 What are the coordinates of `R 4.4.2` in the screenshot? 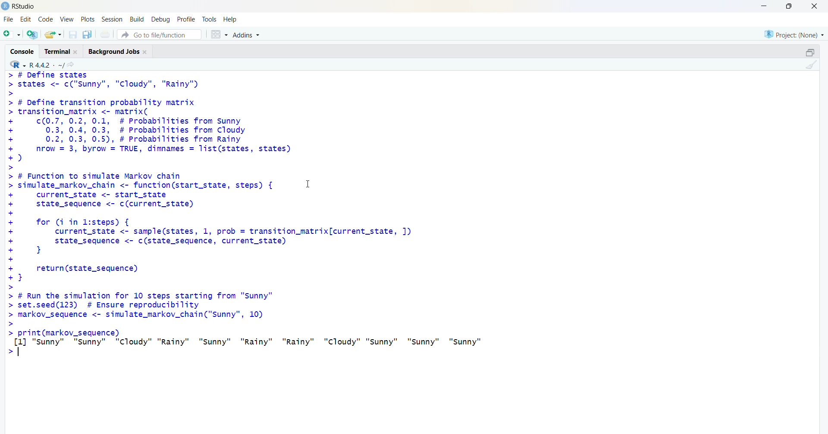 It's located at (37, 64).